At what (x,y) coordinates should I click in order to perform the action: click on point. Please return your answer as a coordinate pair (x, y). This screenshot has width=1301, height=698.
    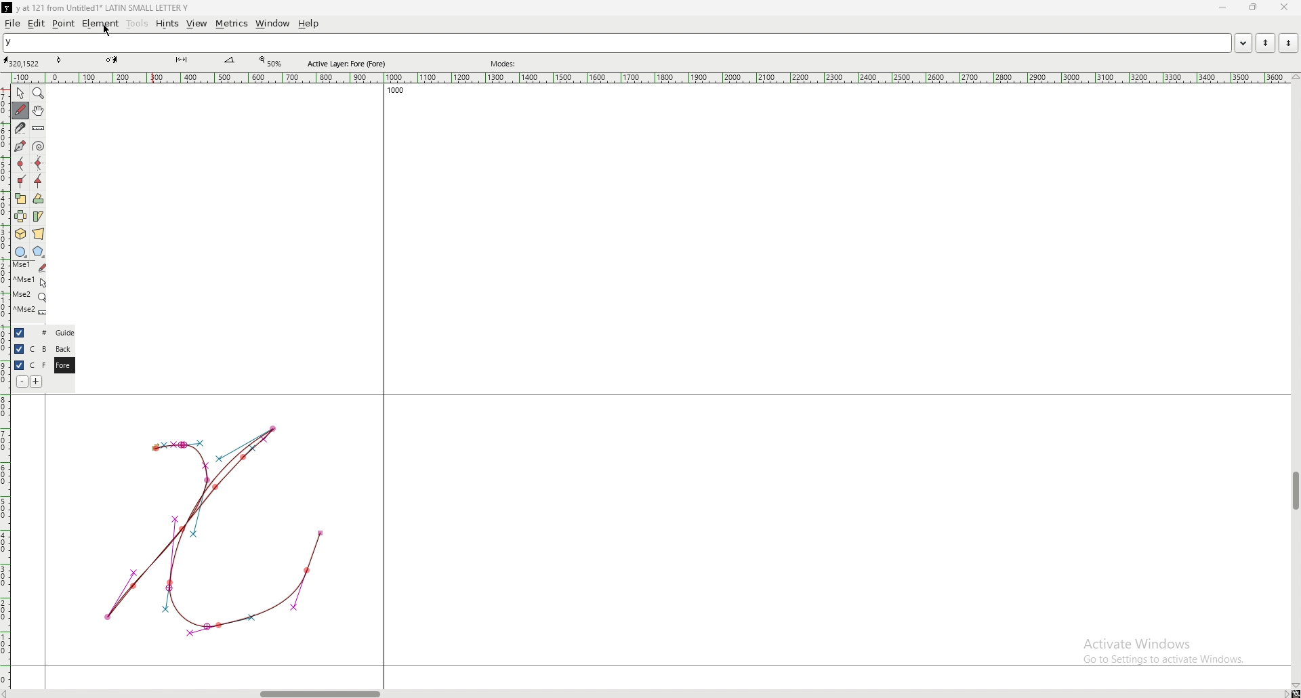
    Looking at the image, I should click on (64, 23).